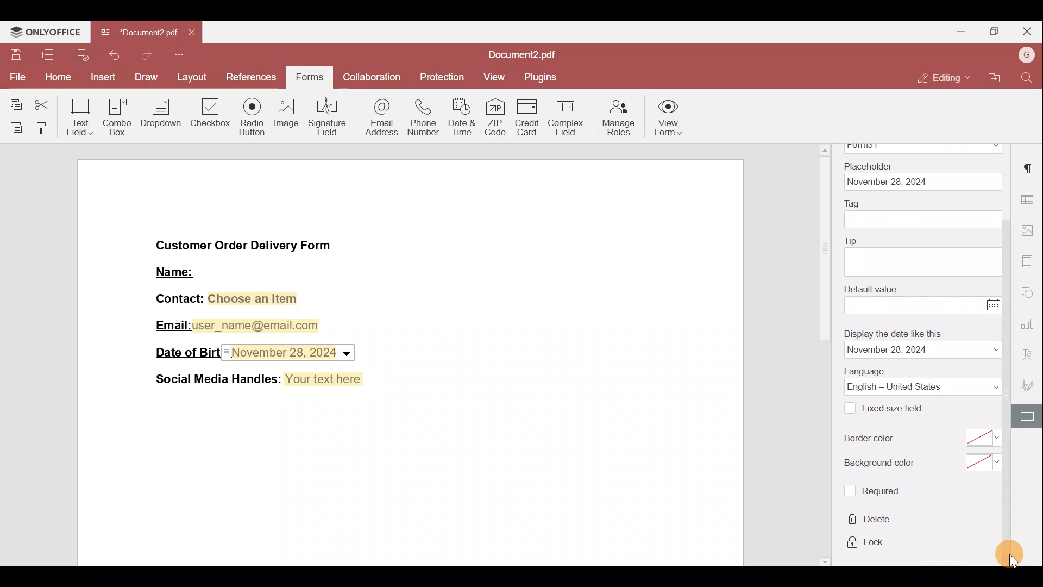 This screenshot has width=1043, height=587. What do you see at coordinates (1026, 54) in the screenshot?
I see `Account name` at bounding box center [1026, 54].